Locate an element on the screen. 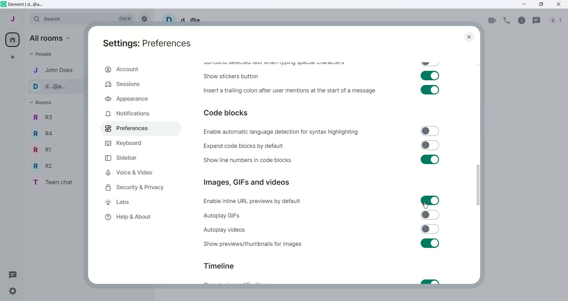  Toggle switch on is located at coordinates (430, 282).